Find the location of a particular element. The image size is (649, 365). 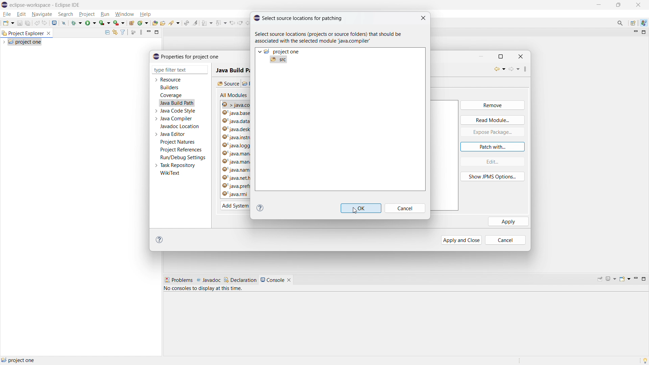

file is located at coordinates (7, 14).